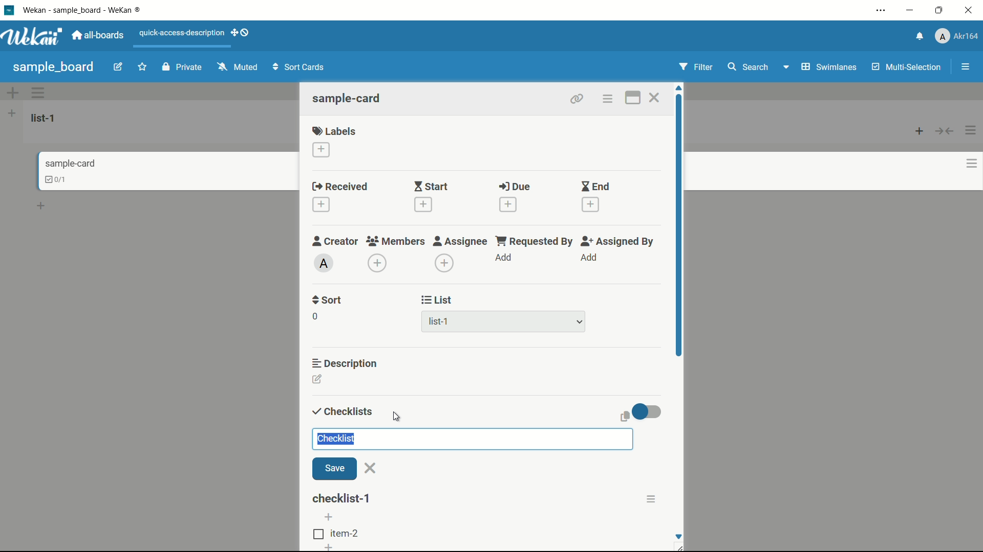  I want to click on admin, so click(324, 263).